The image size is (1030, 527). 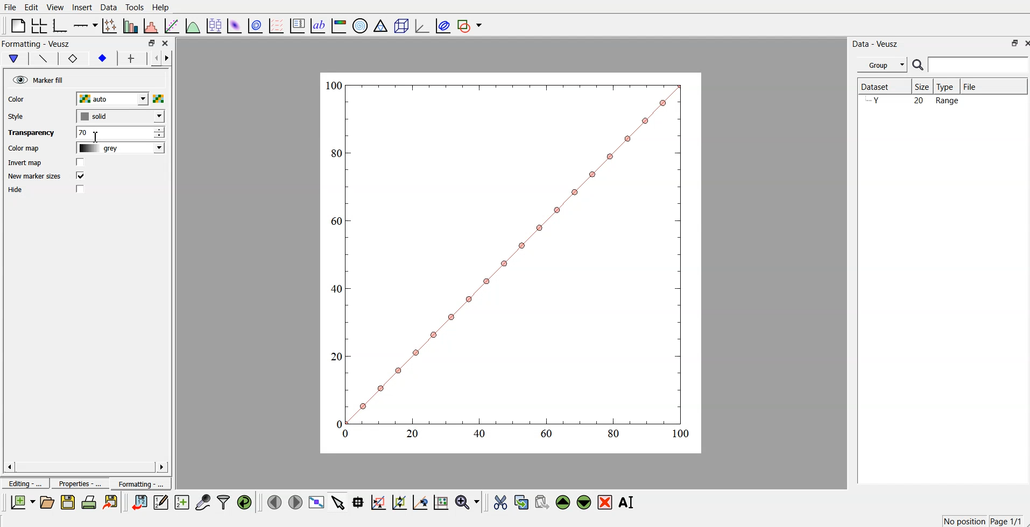 I want to click on Type, so click(x=948, y=87).